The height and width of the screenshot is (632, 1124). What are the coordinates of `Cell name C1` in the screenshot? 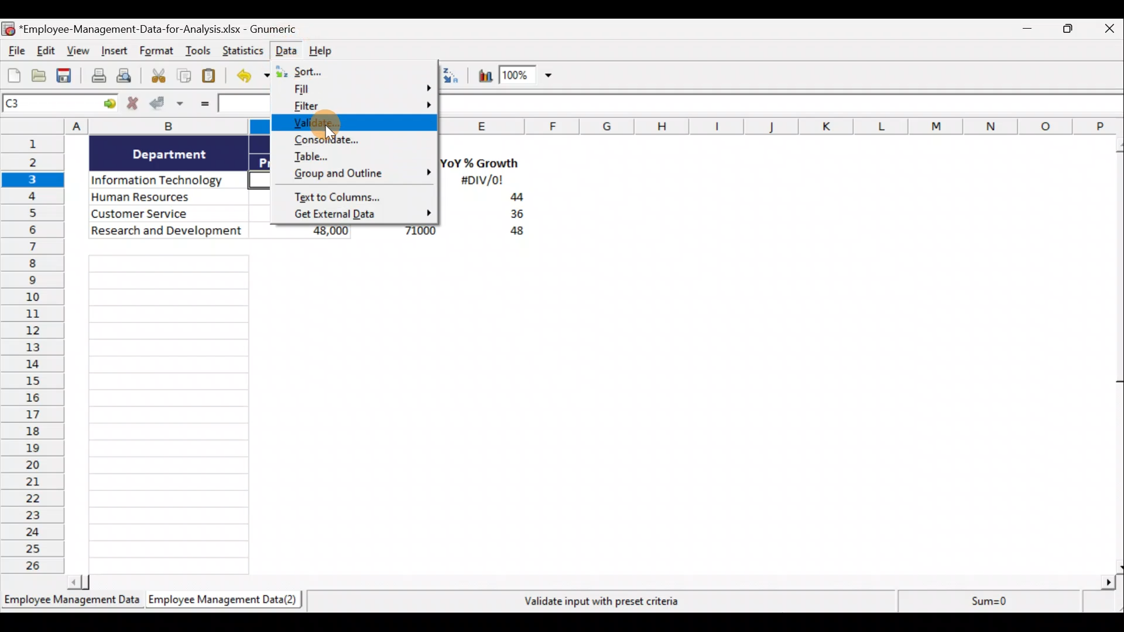 It's located at (49, 105).